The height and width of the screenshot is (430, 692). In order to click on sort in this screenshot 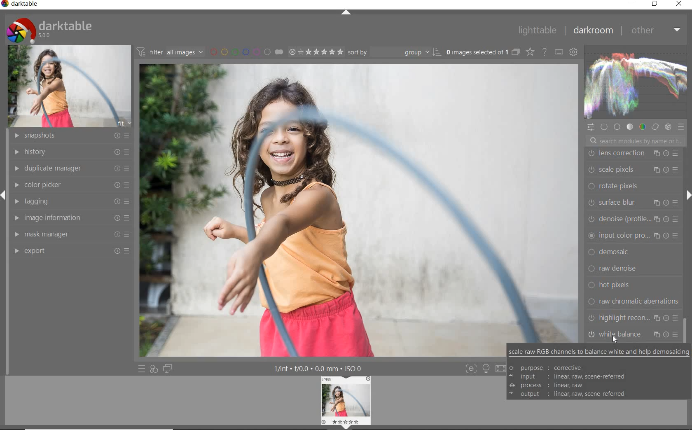, I will do `click(394, 51)`.